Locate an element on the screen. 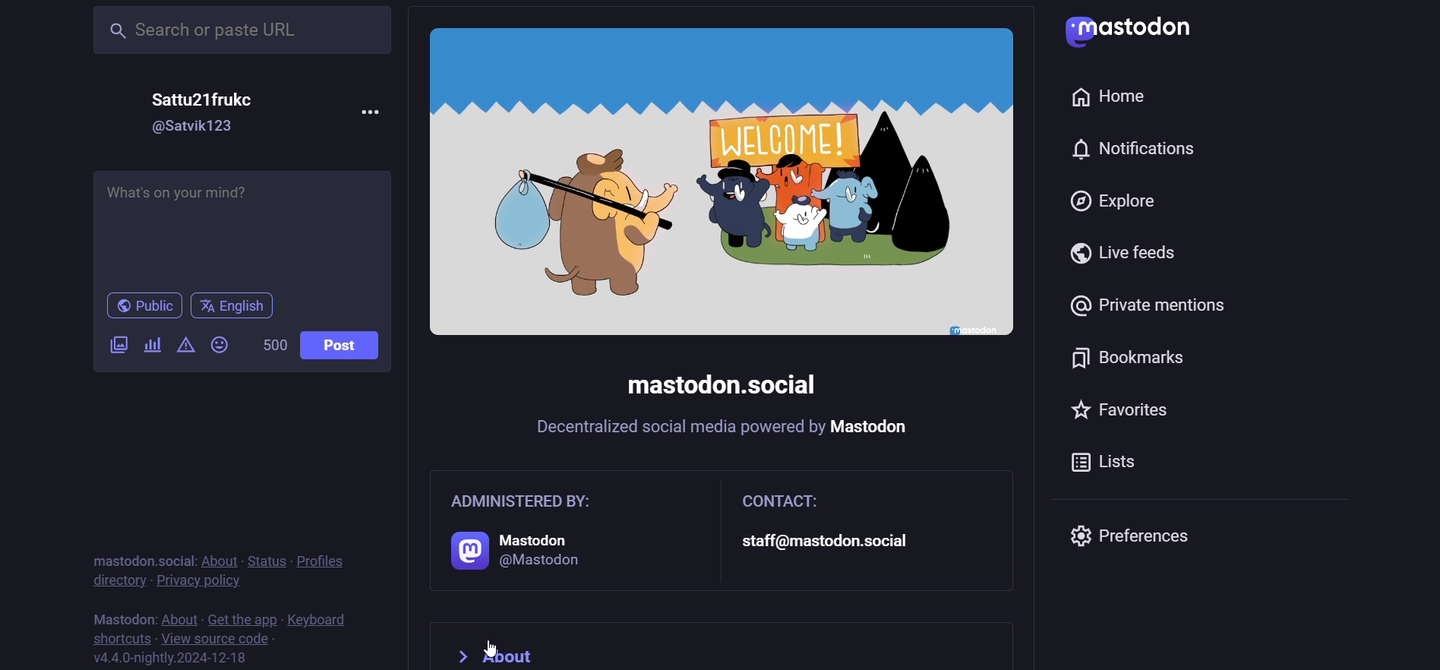  mastodon social is located at coordinates (725, 386).